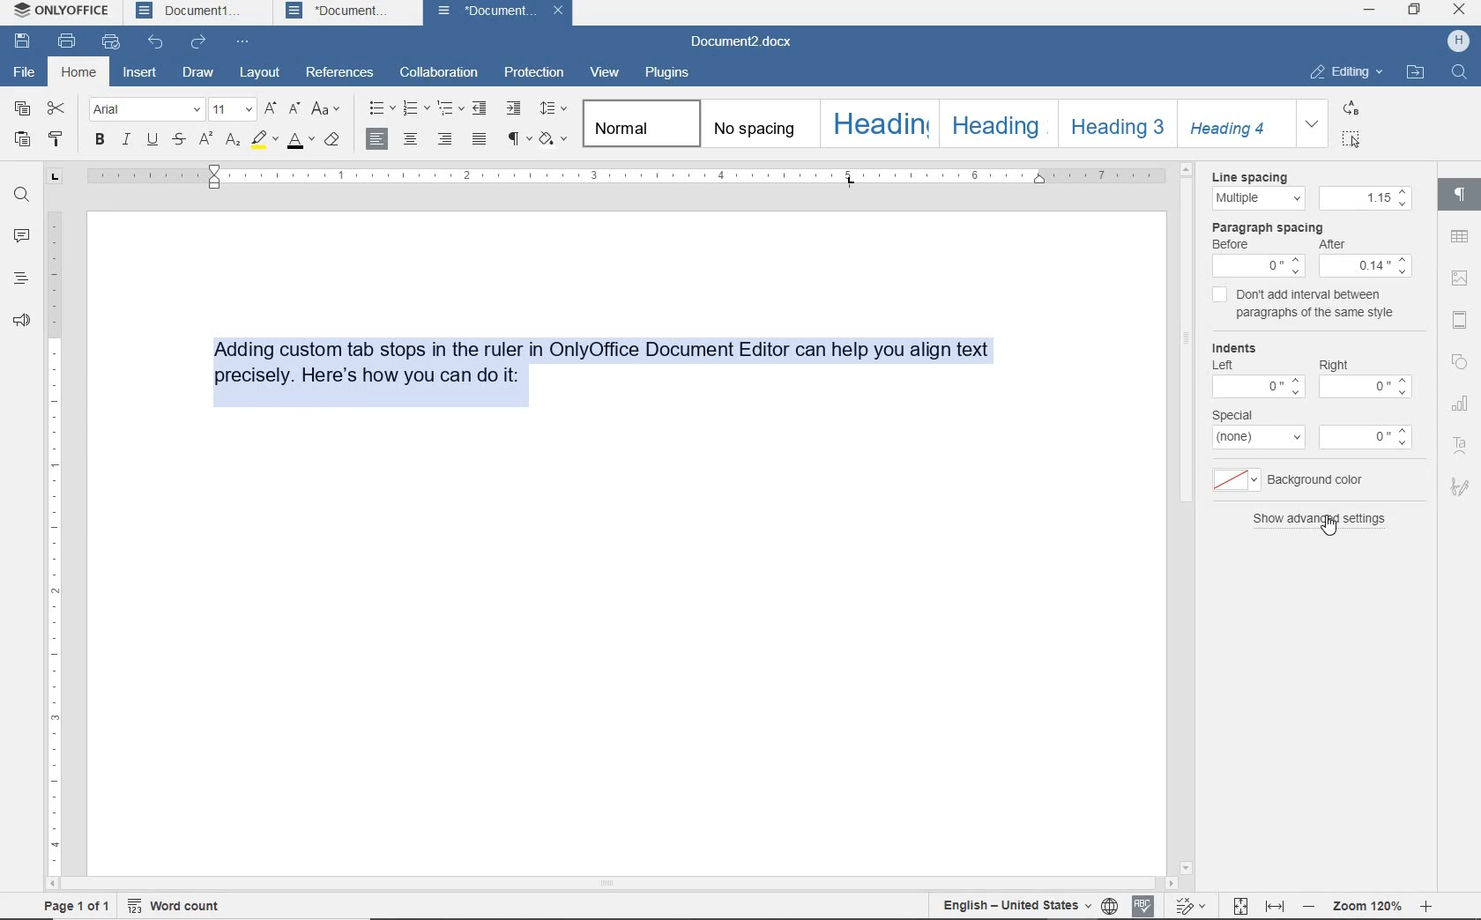 This screenshot has height=920, width=1481. What do you see at coordinates (445, 138) in the screenshot?
I see `align right` at bounding box center [445, 138].